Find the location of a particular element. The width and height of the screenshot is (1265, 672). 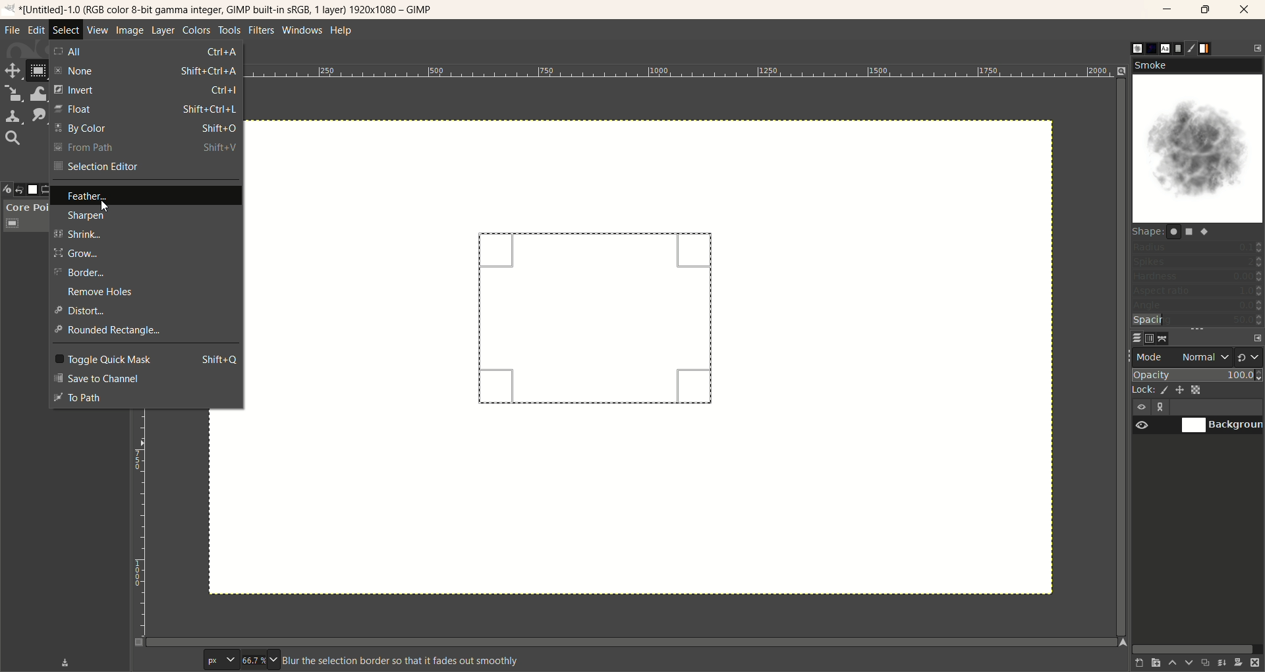

clone tool is located at coordinates (14, 117).